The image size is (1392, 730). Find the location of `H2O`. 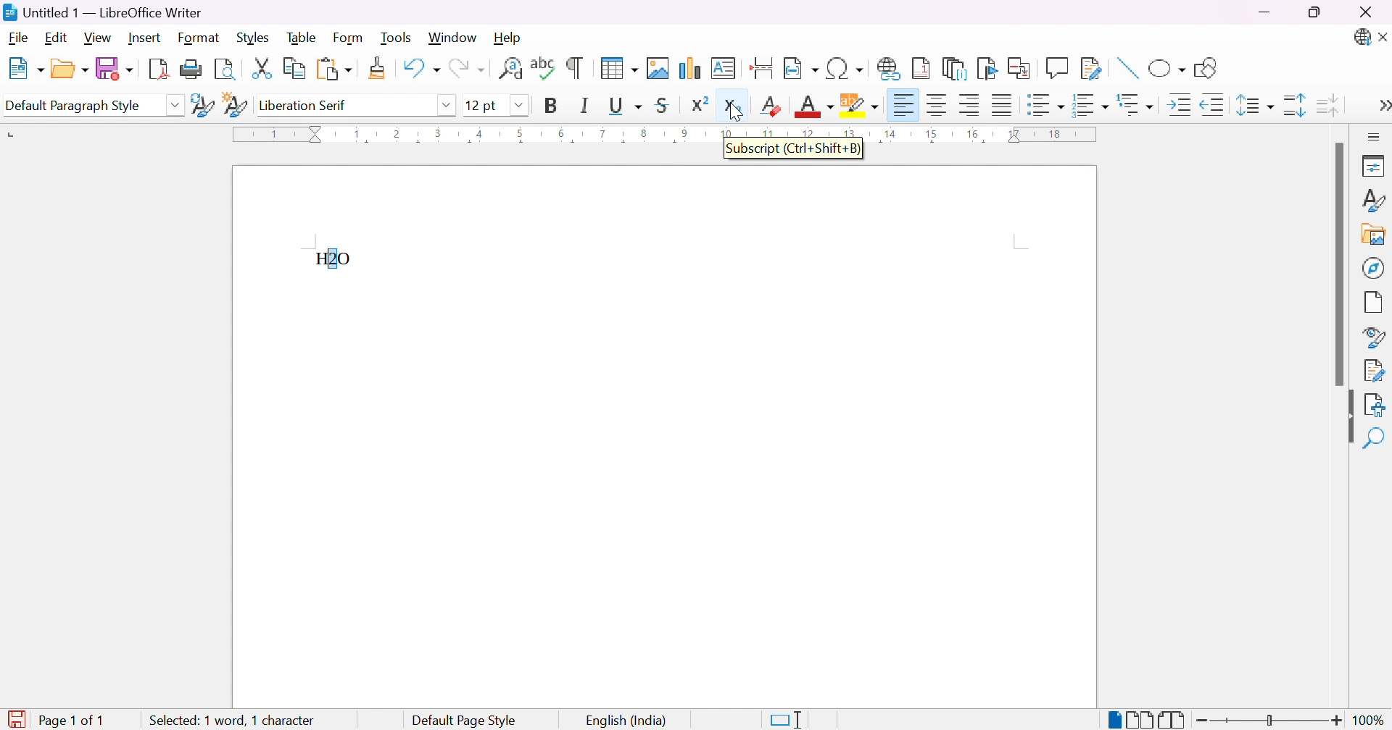

H2O is located at coordinates (334, 259).